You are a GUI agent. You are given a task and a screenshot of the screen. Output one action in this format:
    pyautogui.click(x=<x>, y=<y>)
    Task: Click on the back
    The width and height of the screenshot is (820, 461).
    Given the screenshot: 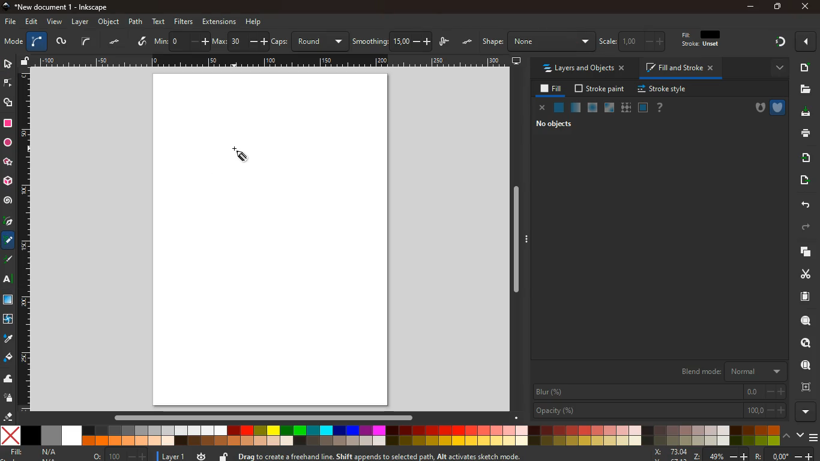 What is the action you would take?
    pyautogui.click(x=804, y=205)
    